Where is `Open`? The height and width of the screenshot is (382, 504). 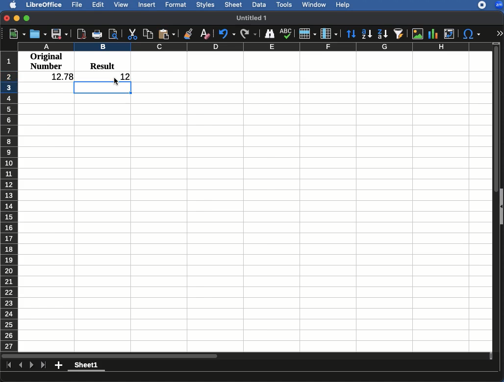 Open is located at coordinates (38, 34).